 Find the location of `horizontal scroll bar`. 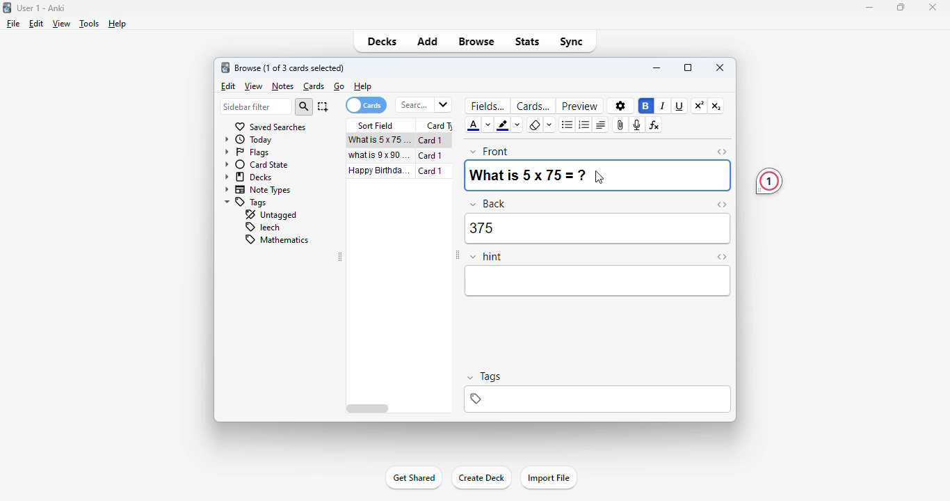

horizontal scroll bar is located at coordinates (368, 408).